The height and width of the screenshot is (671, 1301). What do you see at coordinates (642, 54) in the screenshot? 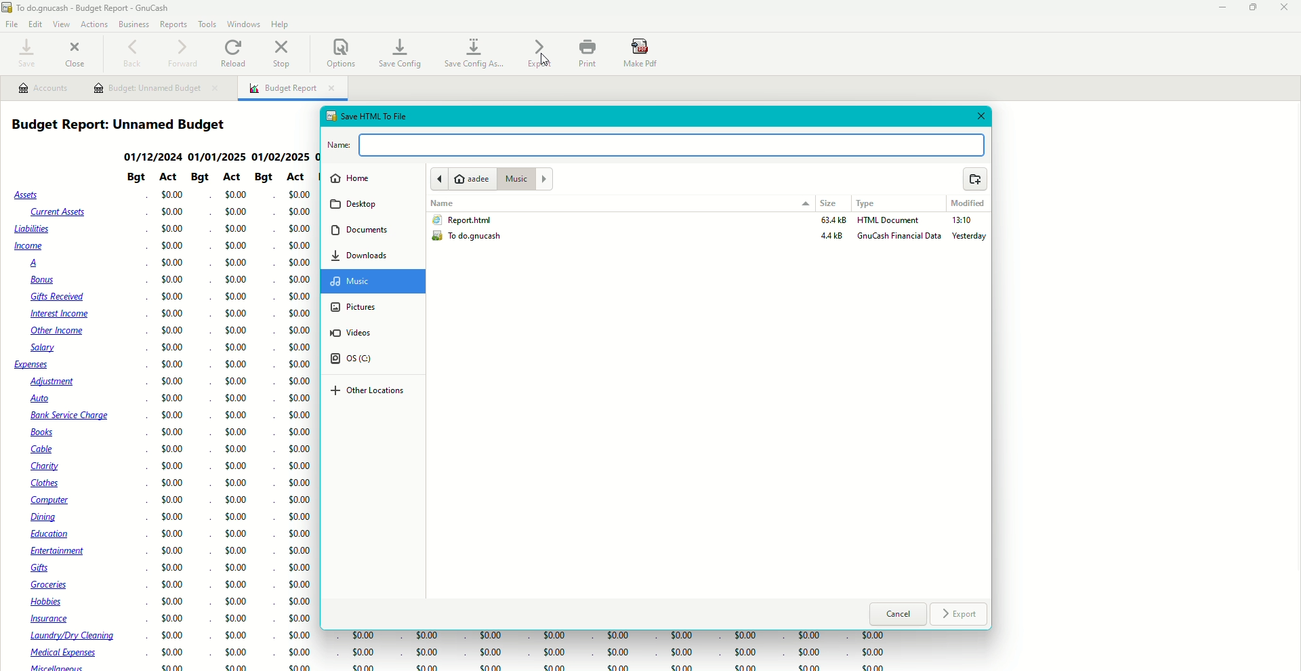
I see `Make PDF` at bounding box center [642, 54].